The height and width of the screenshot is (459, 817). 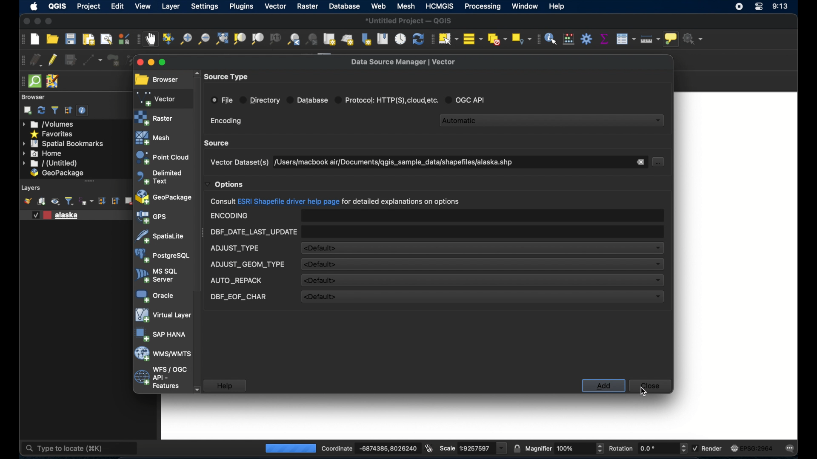 What do you see at coordinates (308, 99) in the screenshot?
I see `database radio button` at bounding box center [308, 99].